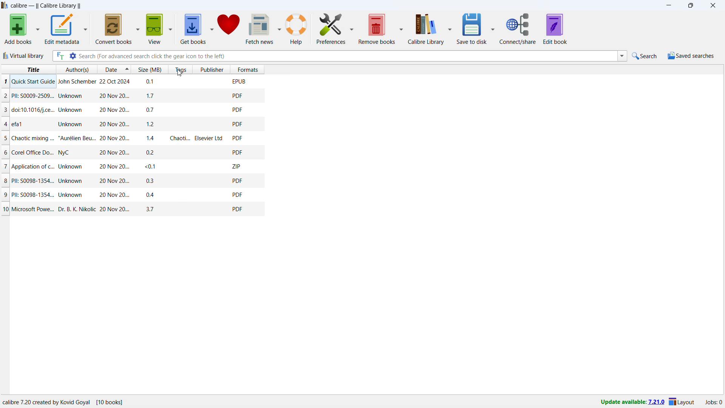 The height and width of the screenshot is (408, 725). I want to click on sort by publisher, so click(212, 69).